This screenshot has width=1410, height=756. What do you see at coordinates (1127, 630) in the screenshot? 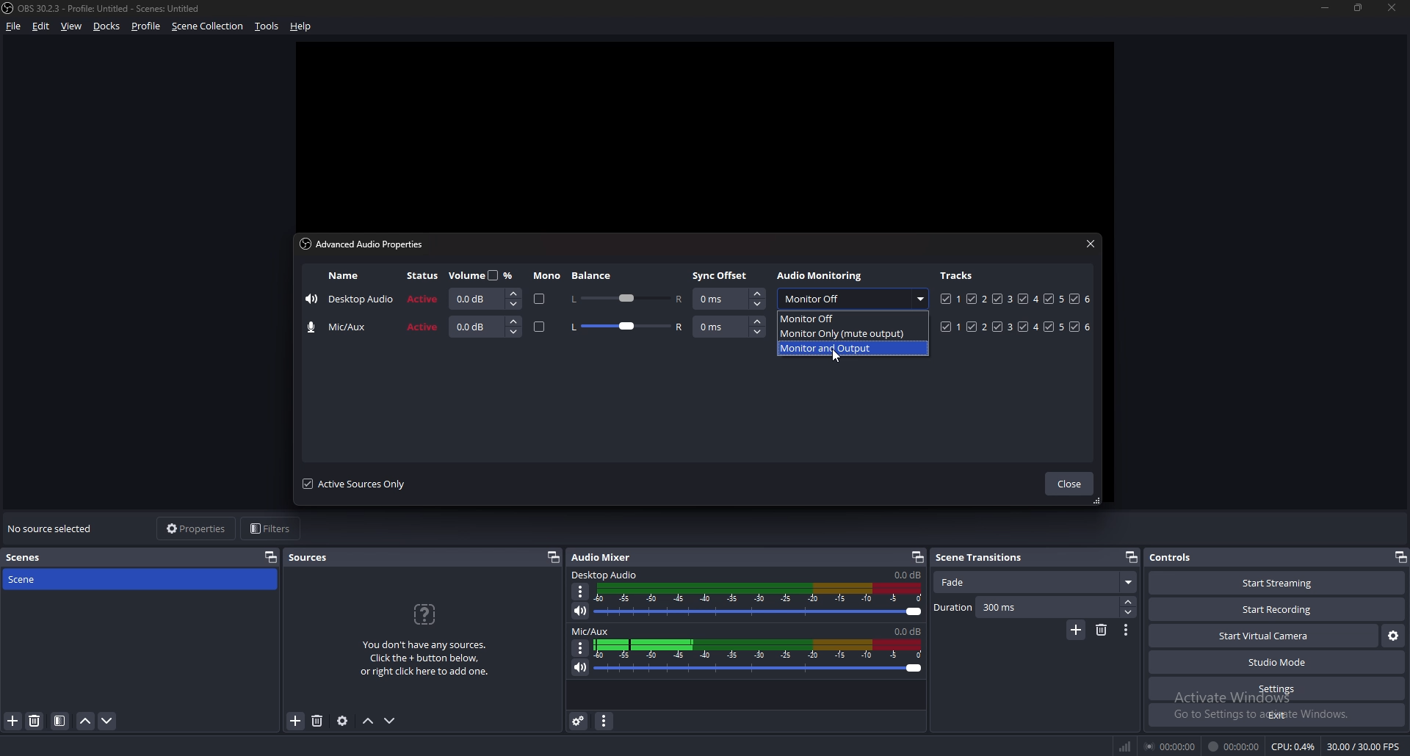
I see `options` at bounding box center [1127, 630].